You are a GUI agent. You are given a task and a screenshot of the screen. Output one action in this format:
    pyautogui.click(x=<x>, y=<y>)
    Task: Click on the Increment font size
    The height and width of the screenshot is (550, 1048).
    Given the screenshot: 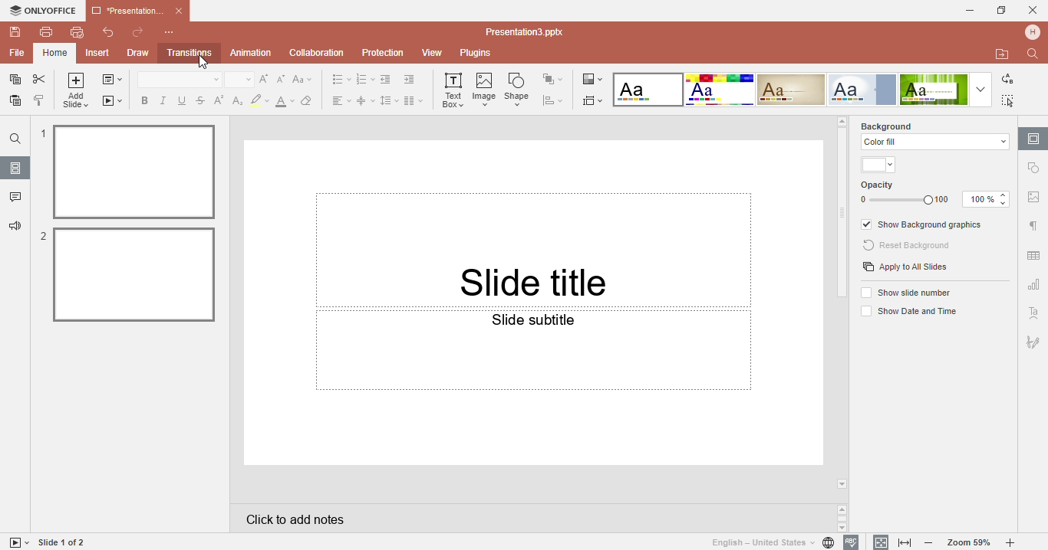 What is the action you would take?
    pyautogui.click(x=266, y=78)
    